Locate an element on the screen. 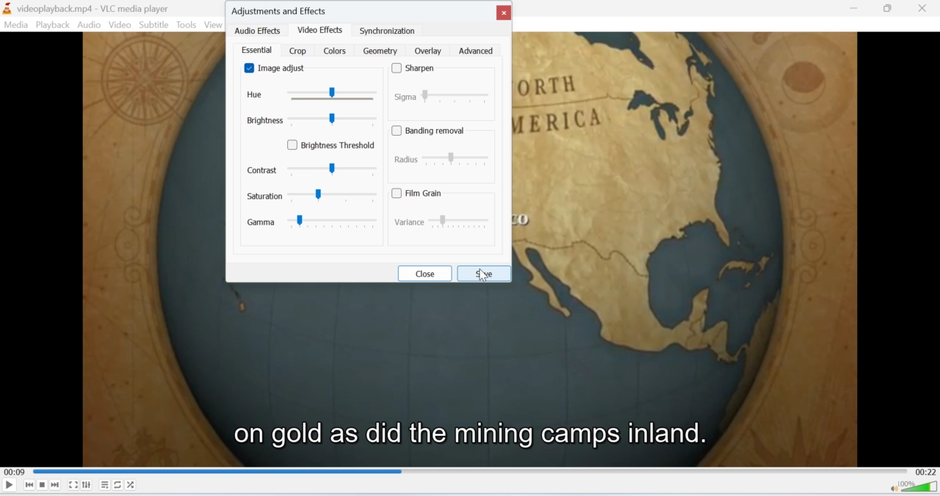 Image resolution: width=940 pixels, height=496 pixels. close is located at coordinates (504, 12).